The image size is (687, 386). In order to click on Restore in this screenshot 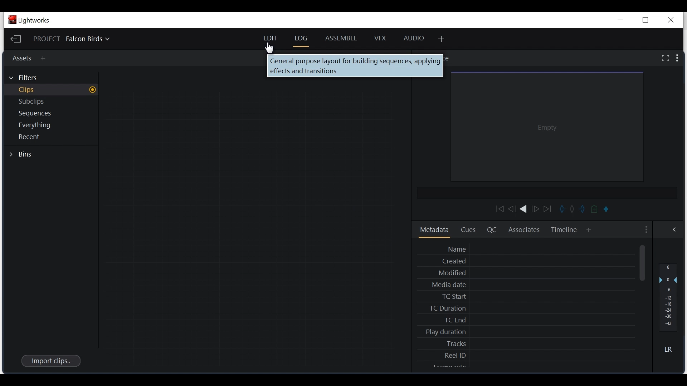, I will do `click(645, 20)`.